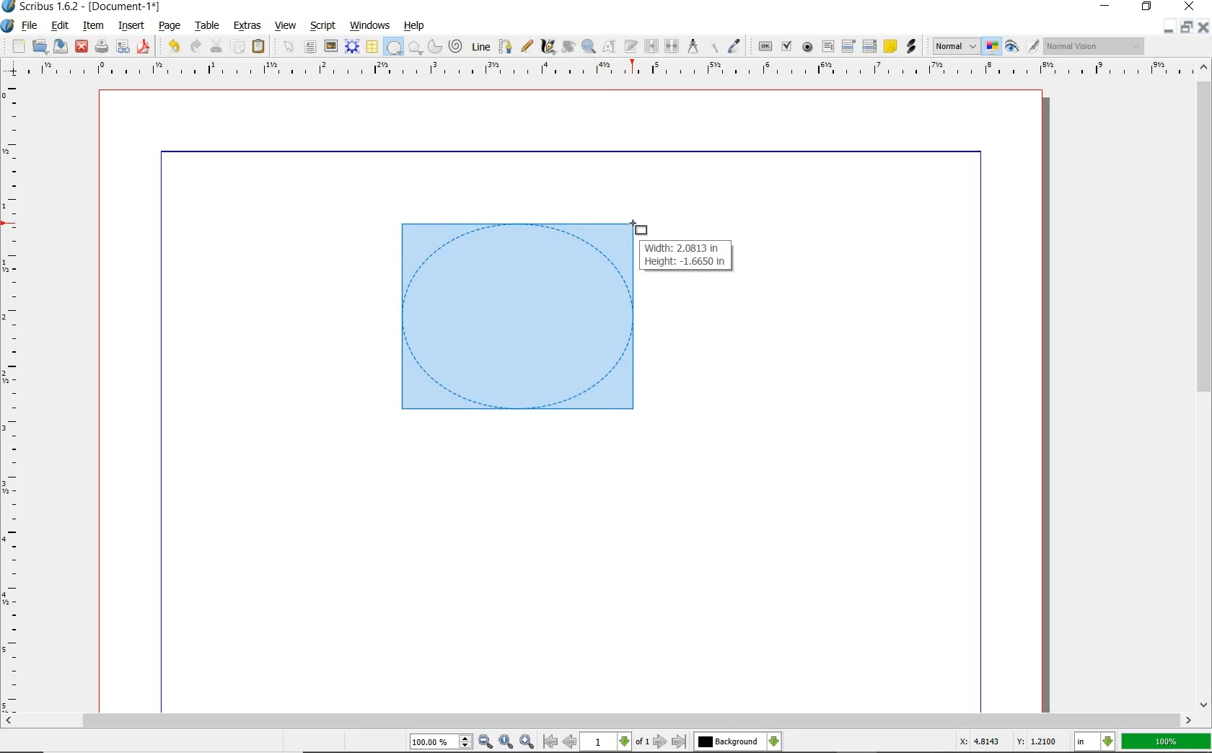  What do you see at coordinates (18, 46) in the screenshot?
I see `NEW` at bounding box center [18, 46].